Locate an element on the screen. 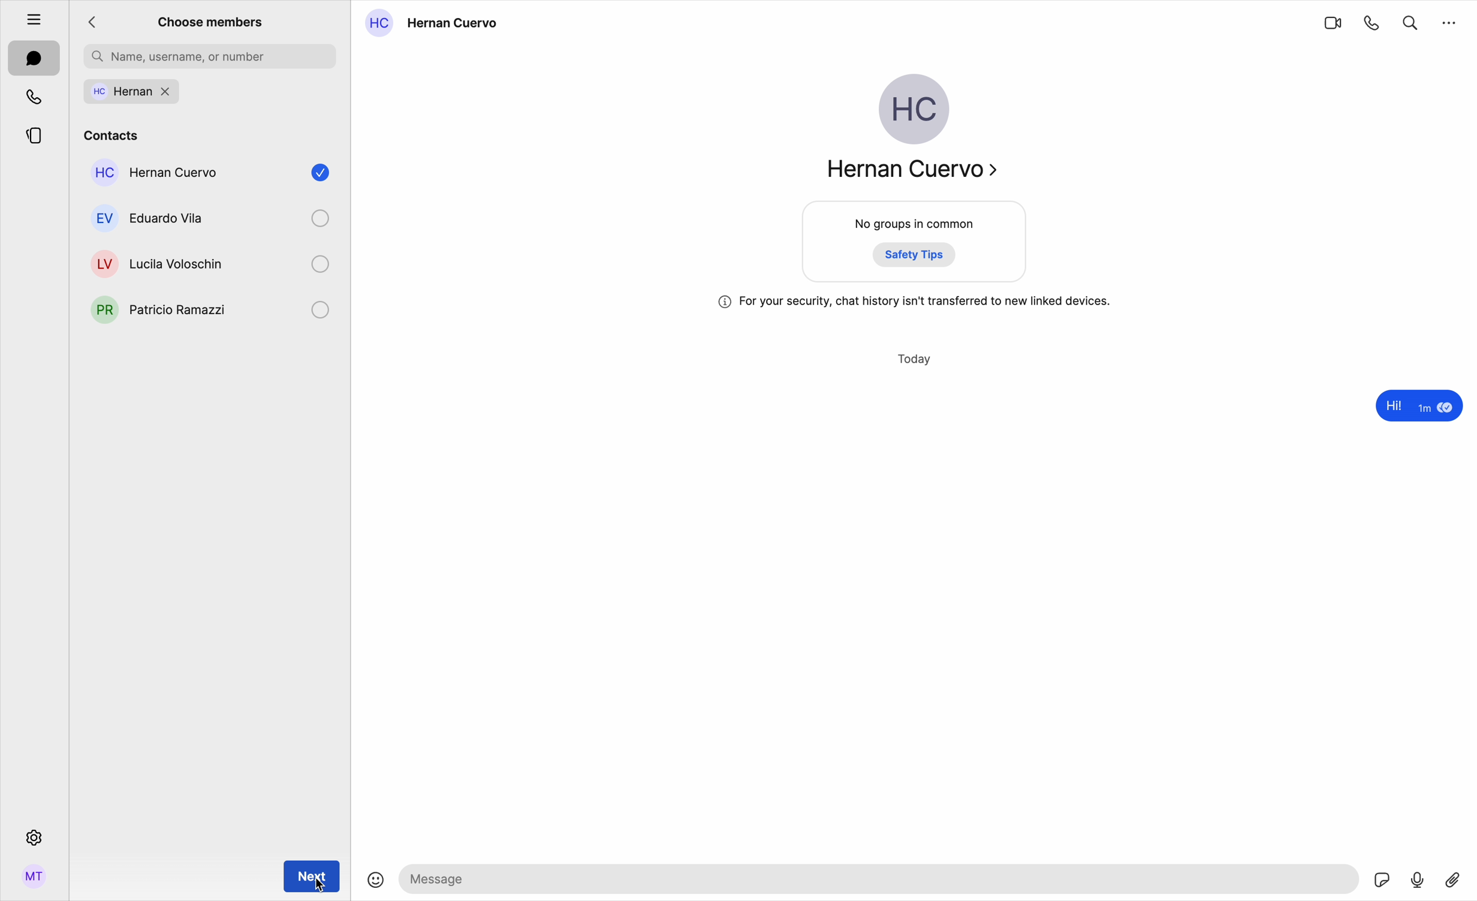 This screenshot has height=901, width=1477. emoji is located at coordinates (376, 881).